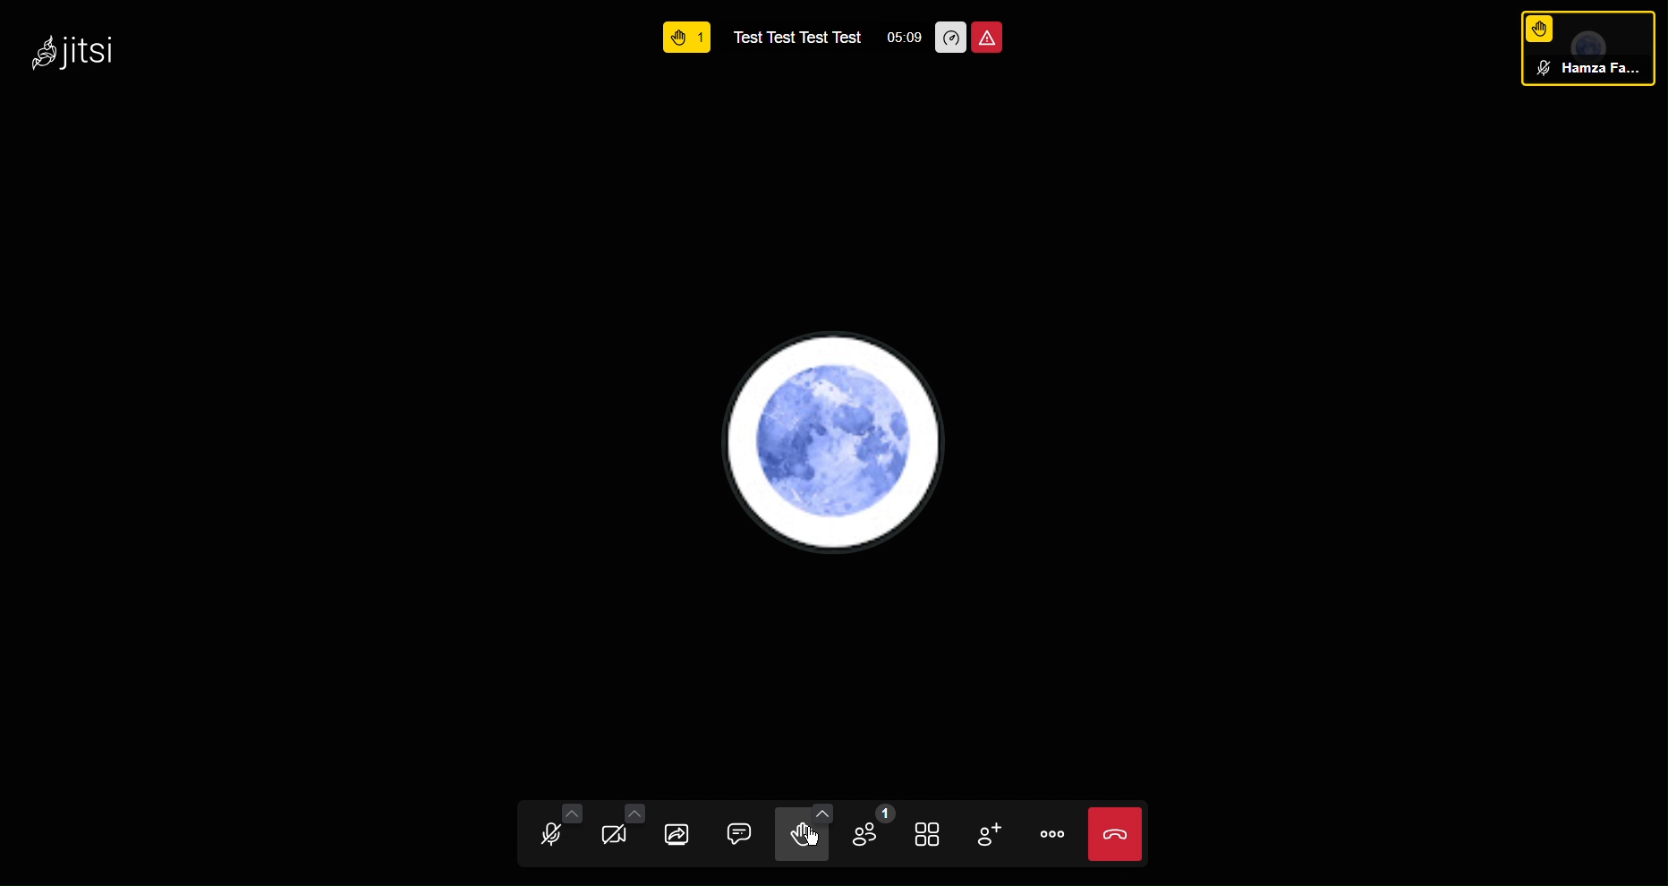  I want to click on Unsafe Meeting, so click(991, 37).